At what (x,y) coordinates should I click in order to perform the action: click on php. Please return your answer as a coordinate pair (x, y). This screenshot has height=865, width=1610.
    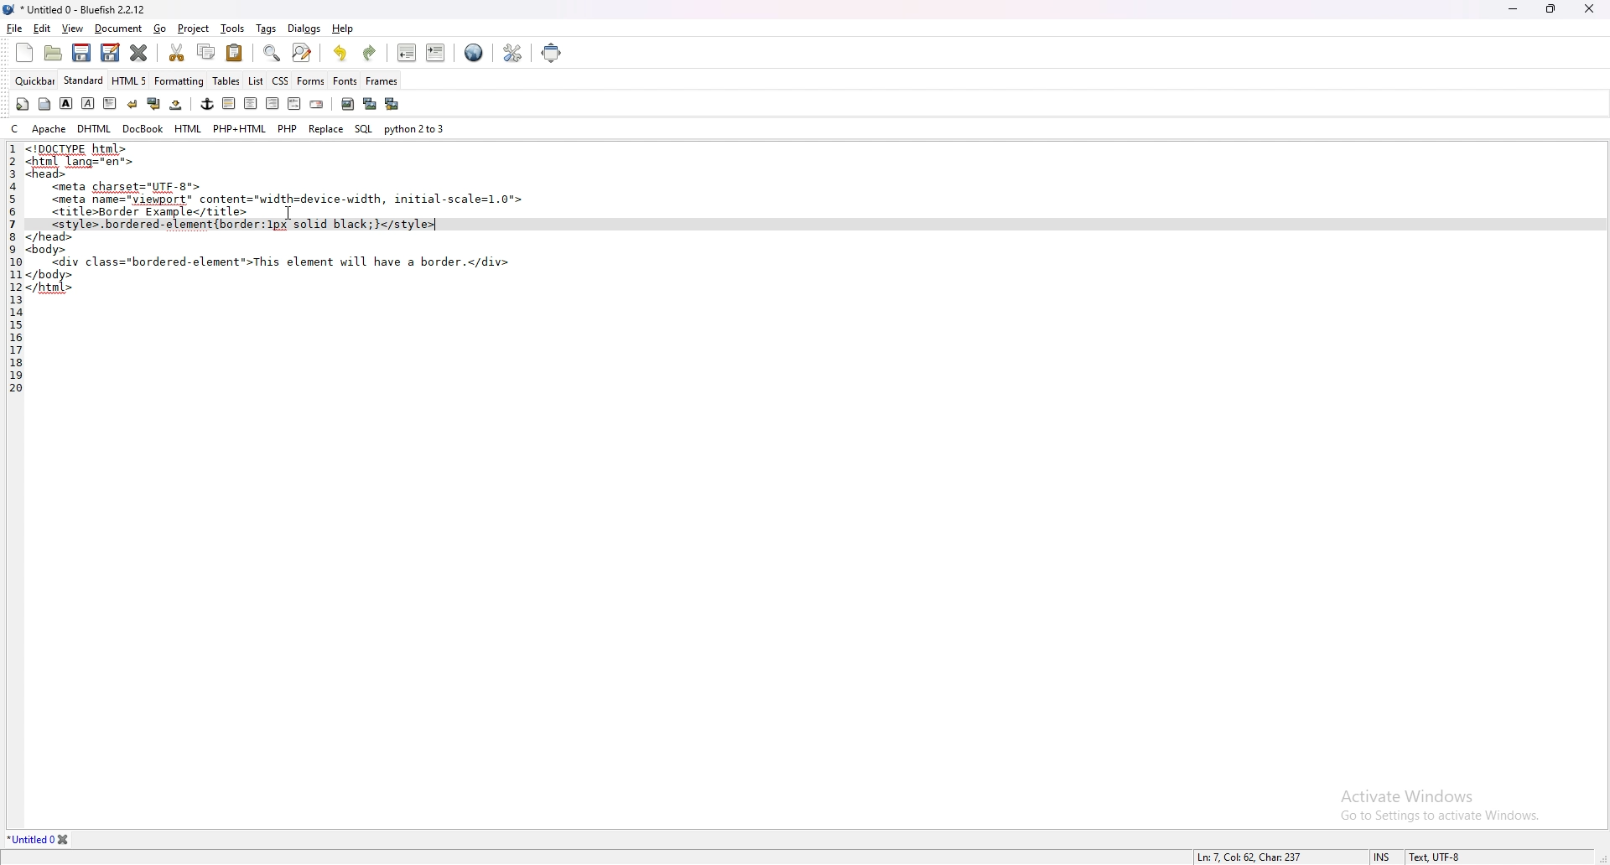
    Looking at the image, I should click on (287, 127).